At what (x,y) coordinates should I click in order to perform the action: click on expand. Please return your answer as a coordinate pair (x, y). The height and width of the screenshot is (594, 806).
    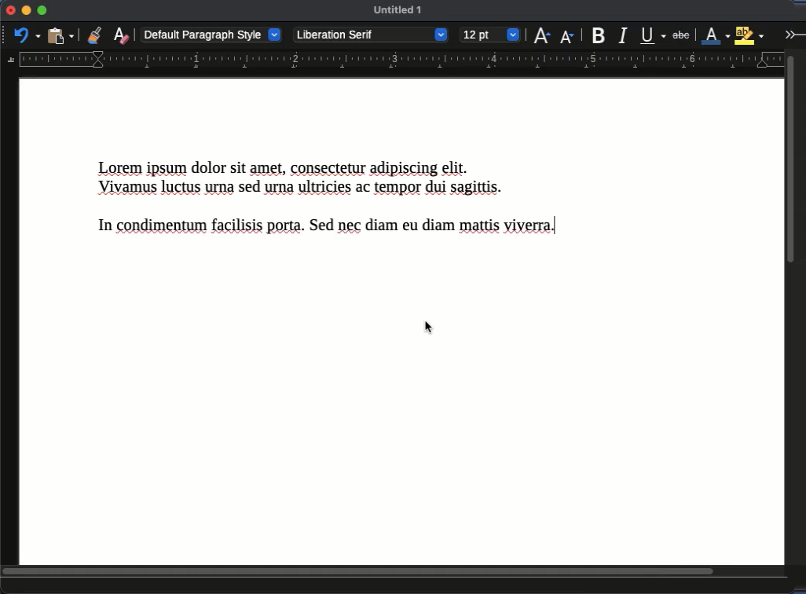
    Looking at the image, I should click on (793, 34).